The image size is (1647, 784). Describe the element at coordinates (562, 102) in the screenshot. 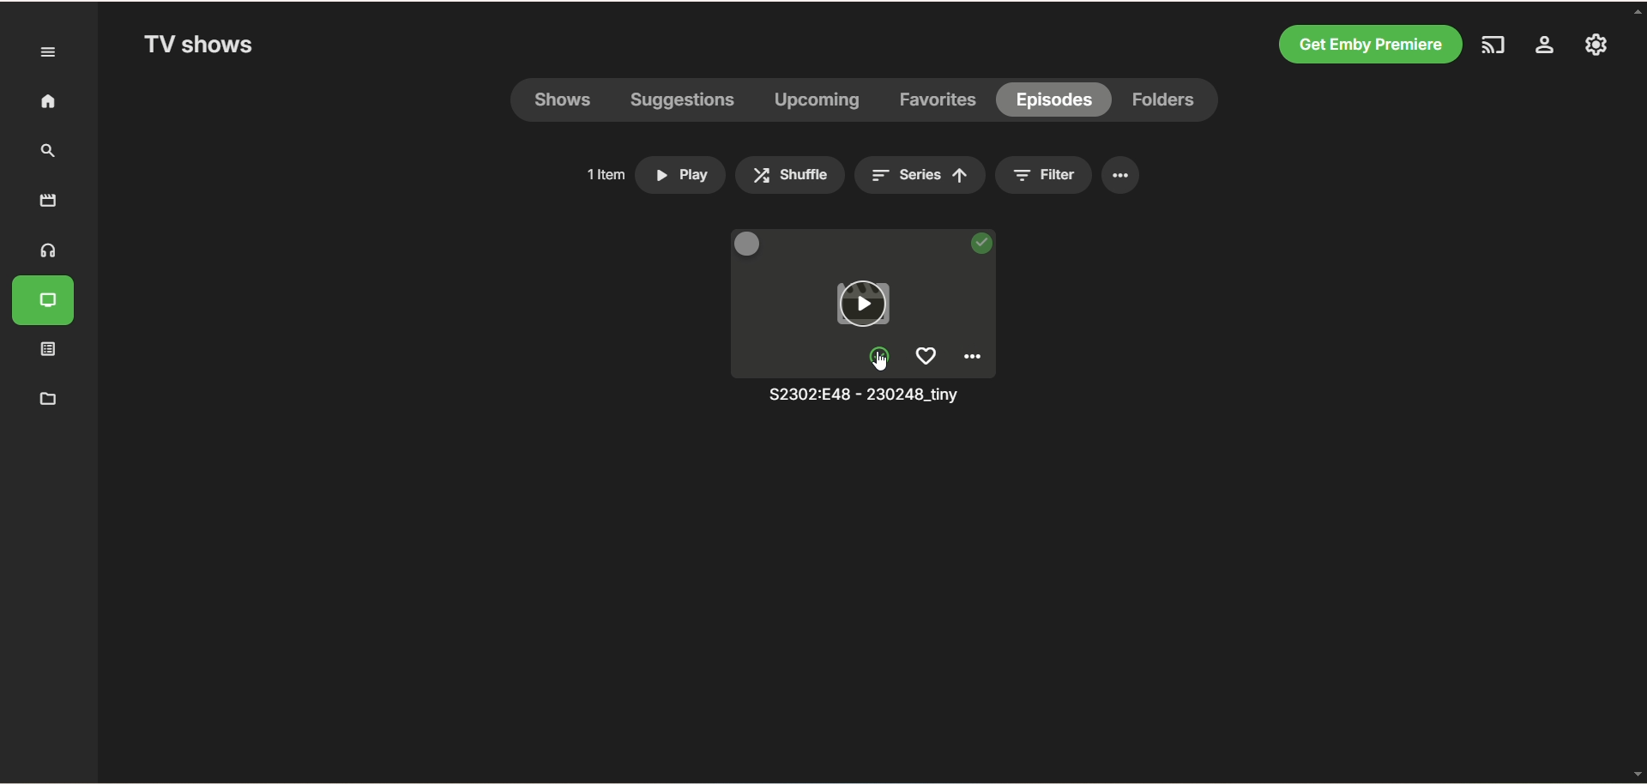

I see `shows` at that location.